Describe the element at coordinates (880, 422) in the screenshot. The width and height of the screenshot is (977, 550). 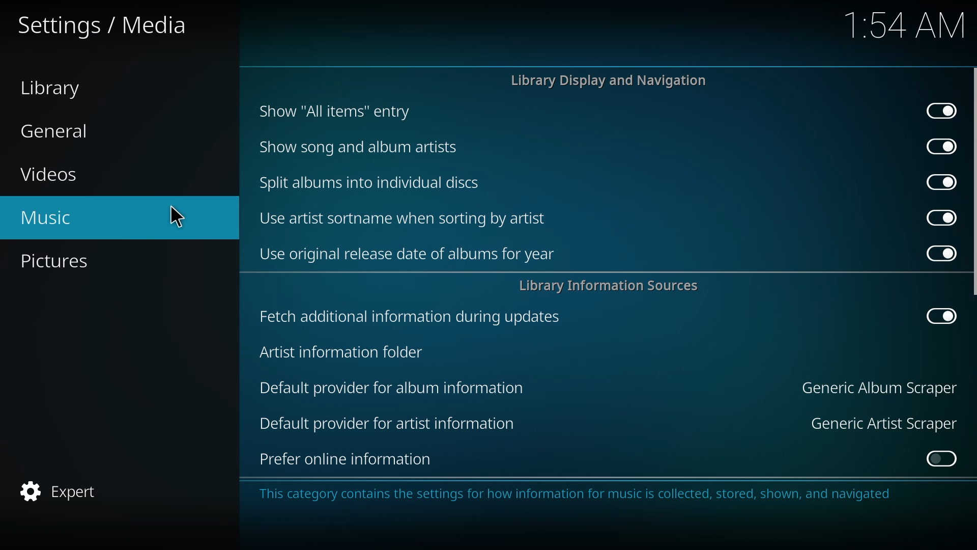
I see `generic` at that location.